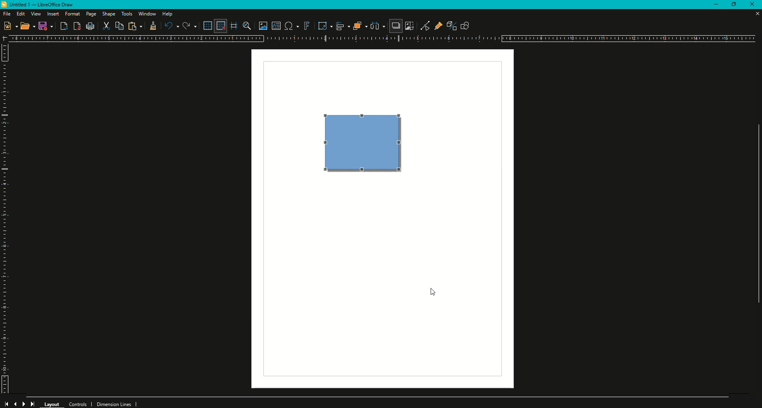 Image resolution: width=762 pixels, height=408 pixels. What do you see at coordinates (189, 26) in the screenshot?
I see `Redo` at bounding box center [189, 26].